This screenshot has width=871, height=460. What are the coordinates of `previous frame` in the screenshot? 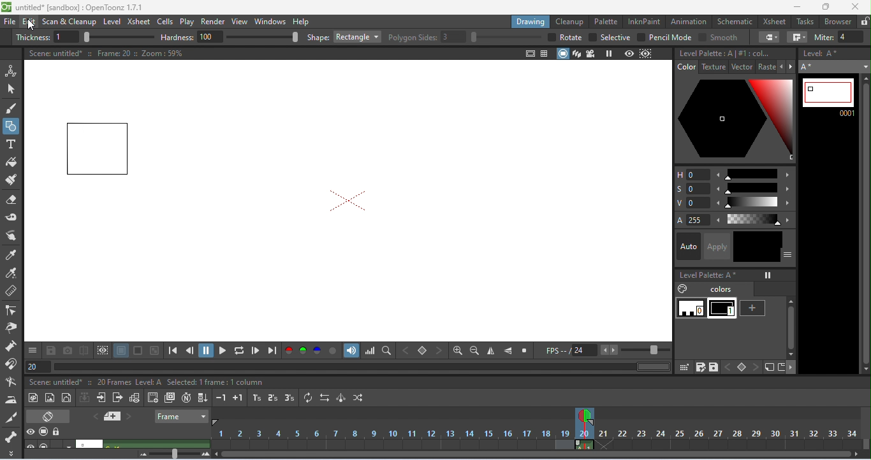 It's located at (189, 351).